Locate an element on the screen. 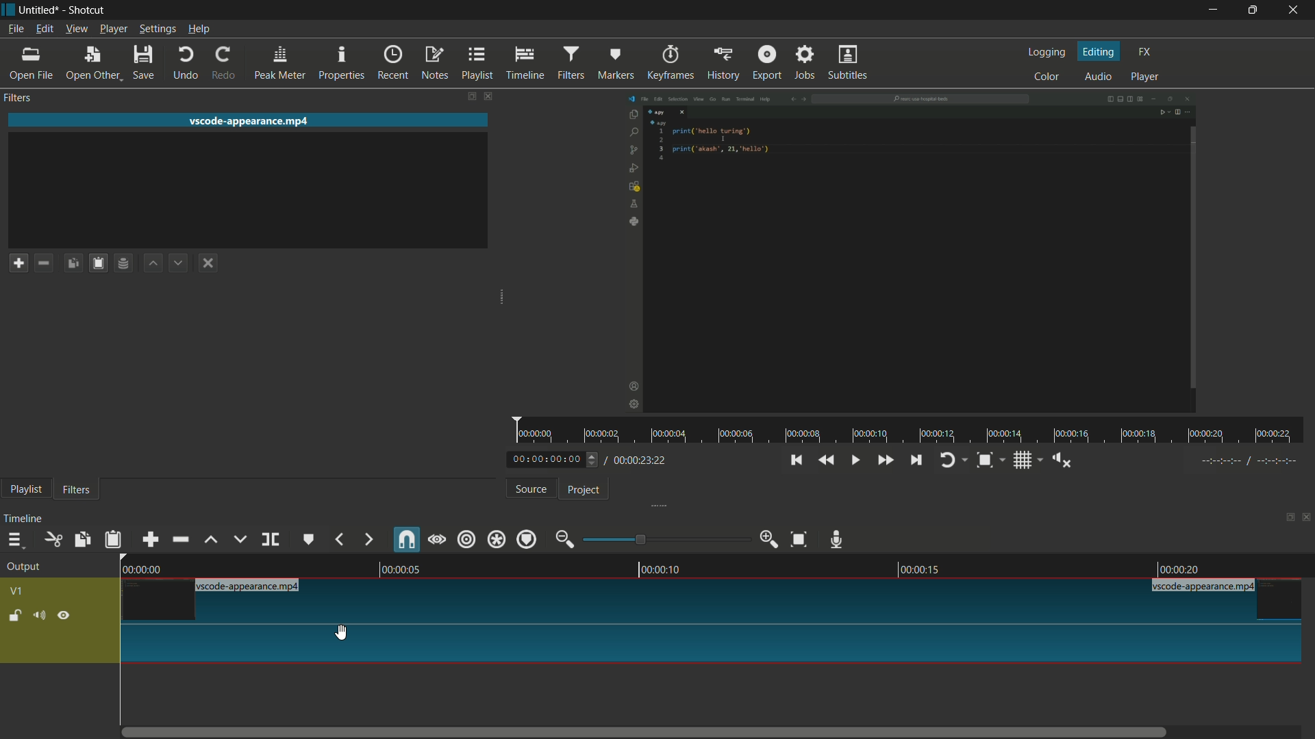 The height and width of the screenshot is (739, 1315). color is located at coordinates (1046, 75).